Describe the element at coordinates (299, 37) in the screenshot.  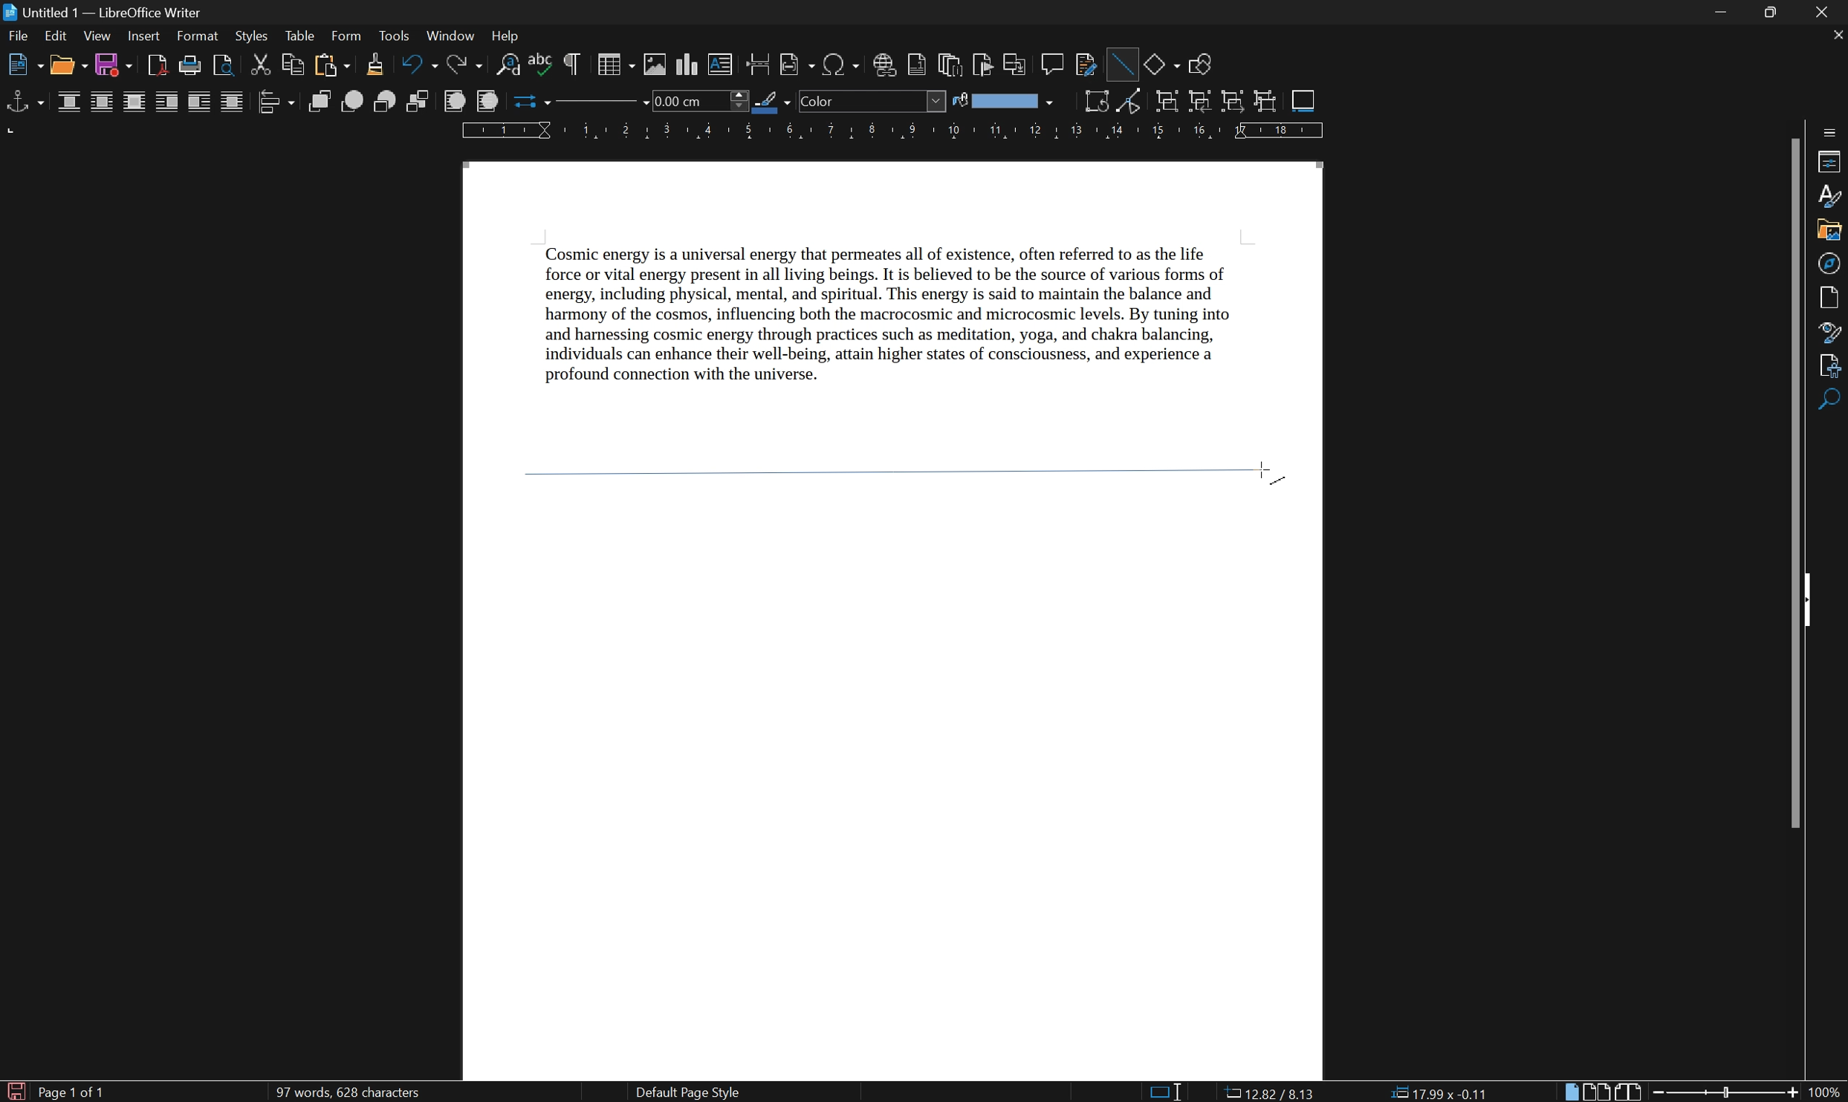
I see `table` at that location.